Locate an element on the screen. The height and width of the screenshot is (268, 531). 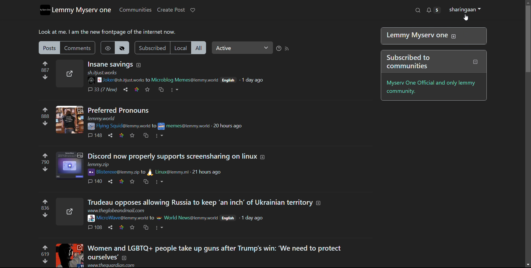
logo is located at coordinates (44, 10).